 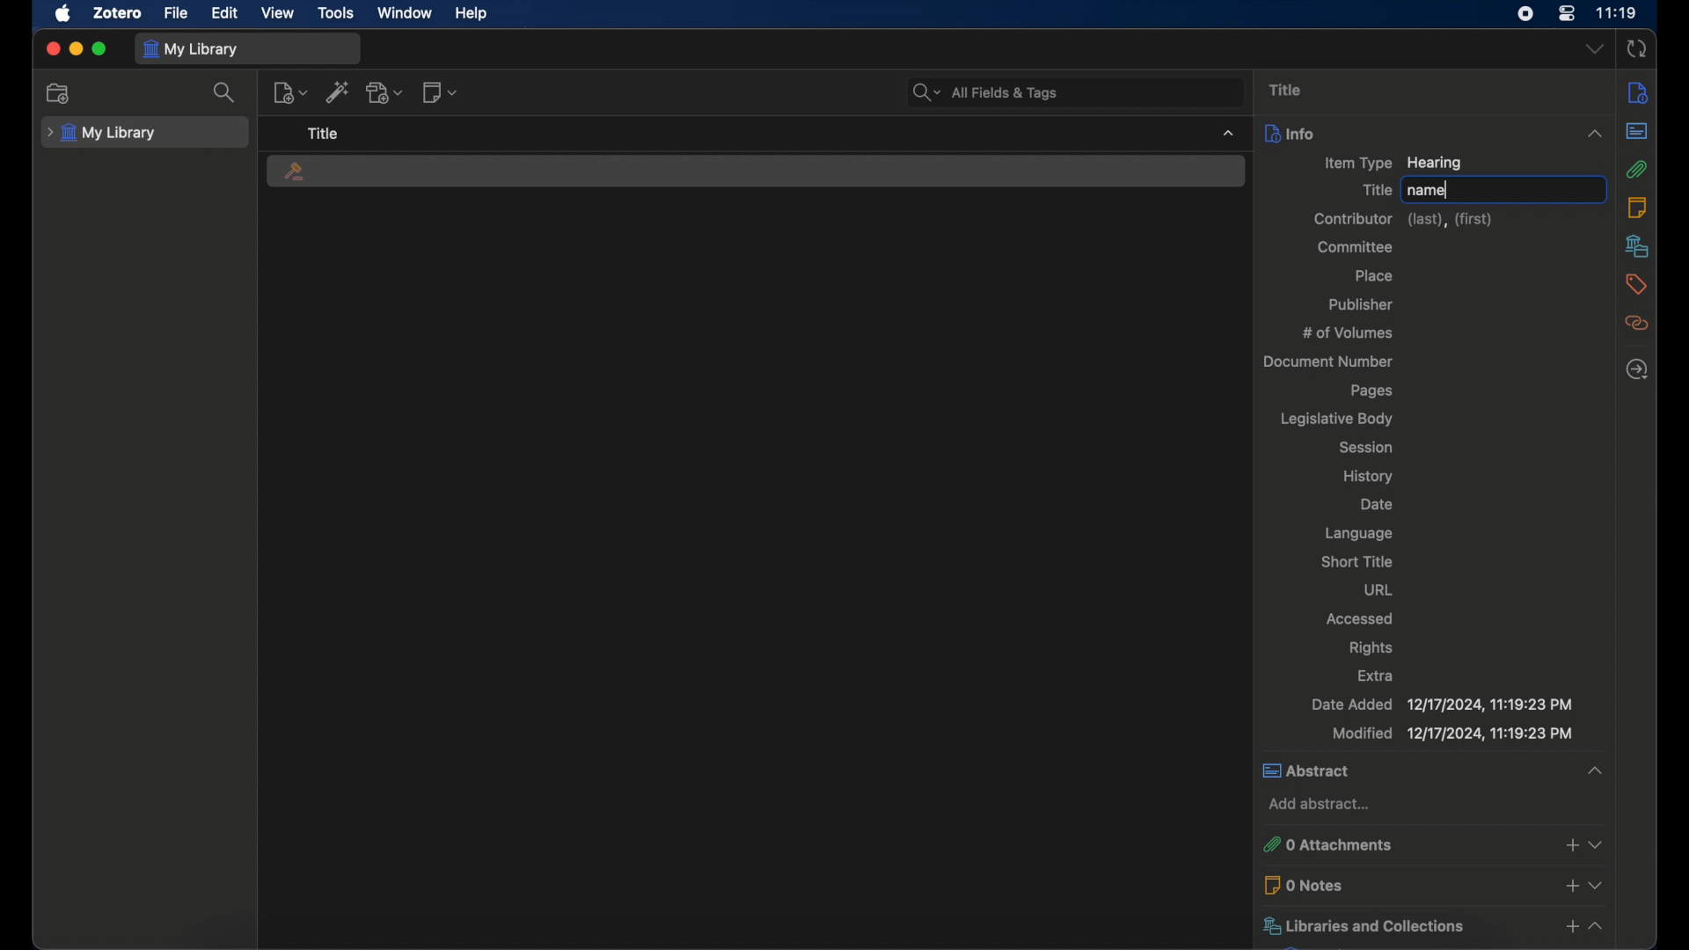 I want to click on extra, so click(x=1377, y=676).